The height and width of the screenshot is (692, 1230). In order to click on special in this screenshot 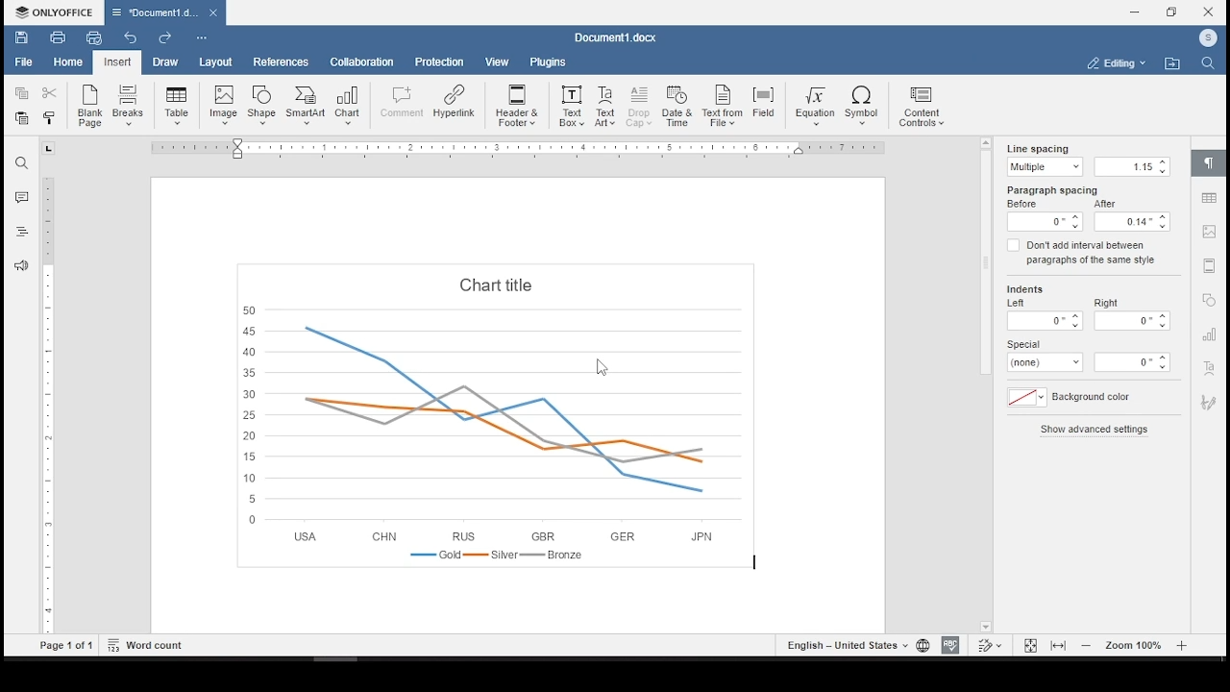, I will do `click(1021, 344)`.